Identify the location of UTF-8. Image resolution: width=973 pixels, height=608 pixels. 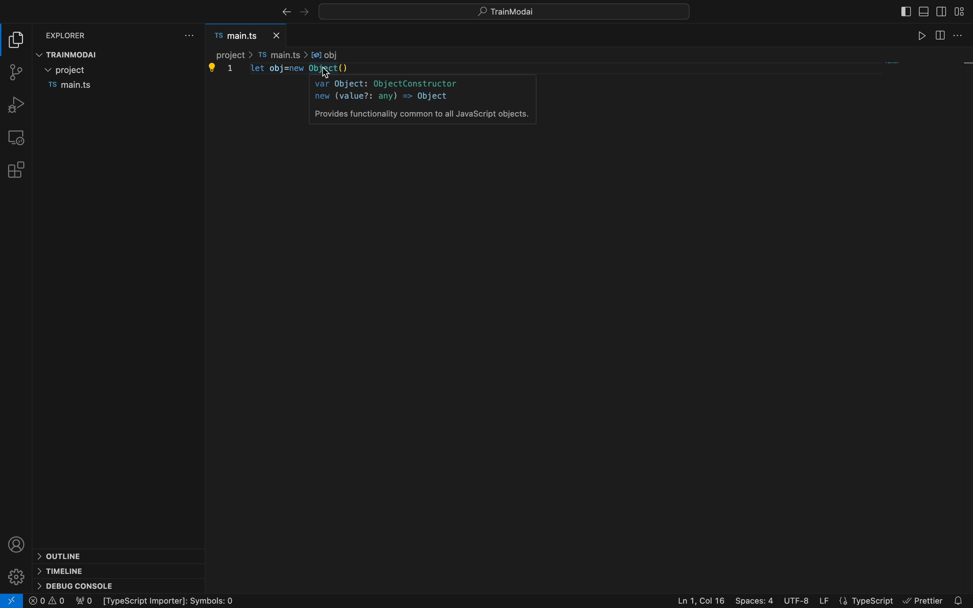
(796, 600).